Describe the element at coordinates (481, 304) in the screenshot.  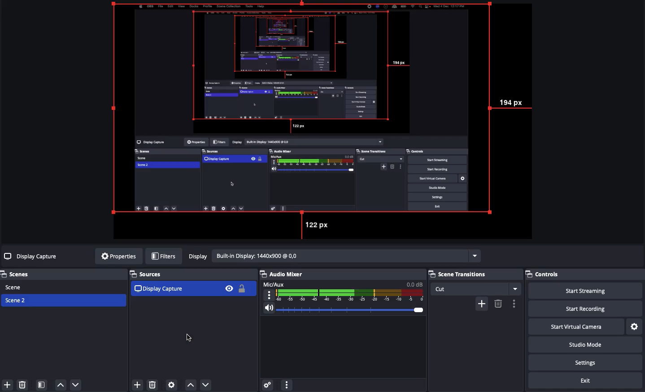
I see `add` at that location.